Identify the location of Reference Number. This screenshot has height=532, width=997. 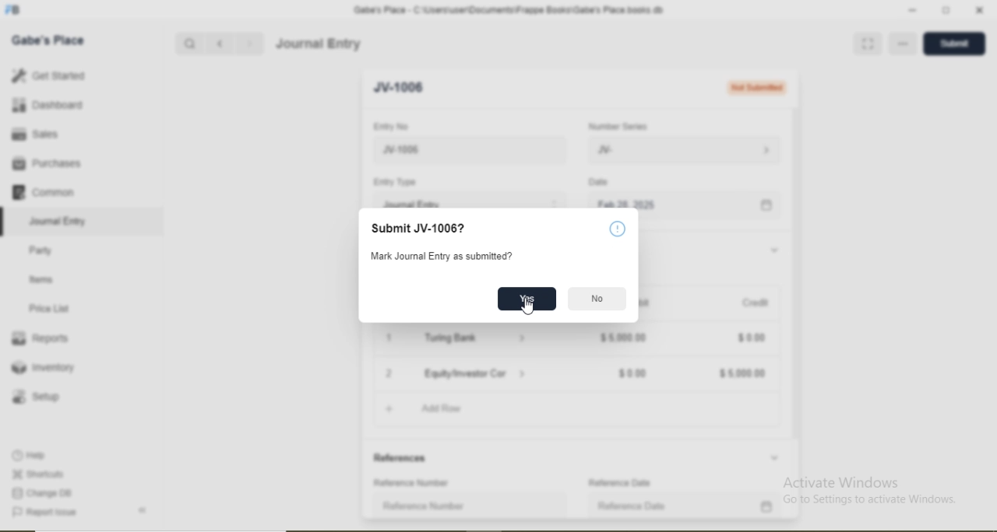
(424, 506).